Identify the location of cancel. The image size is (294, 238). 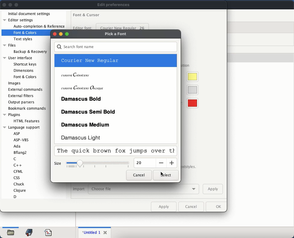
(138, 175).